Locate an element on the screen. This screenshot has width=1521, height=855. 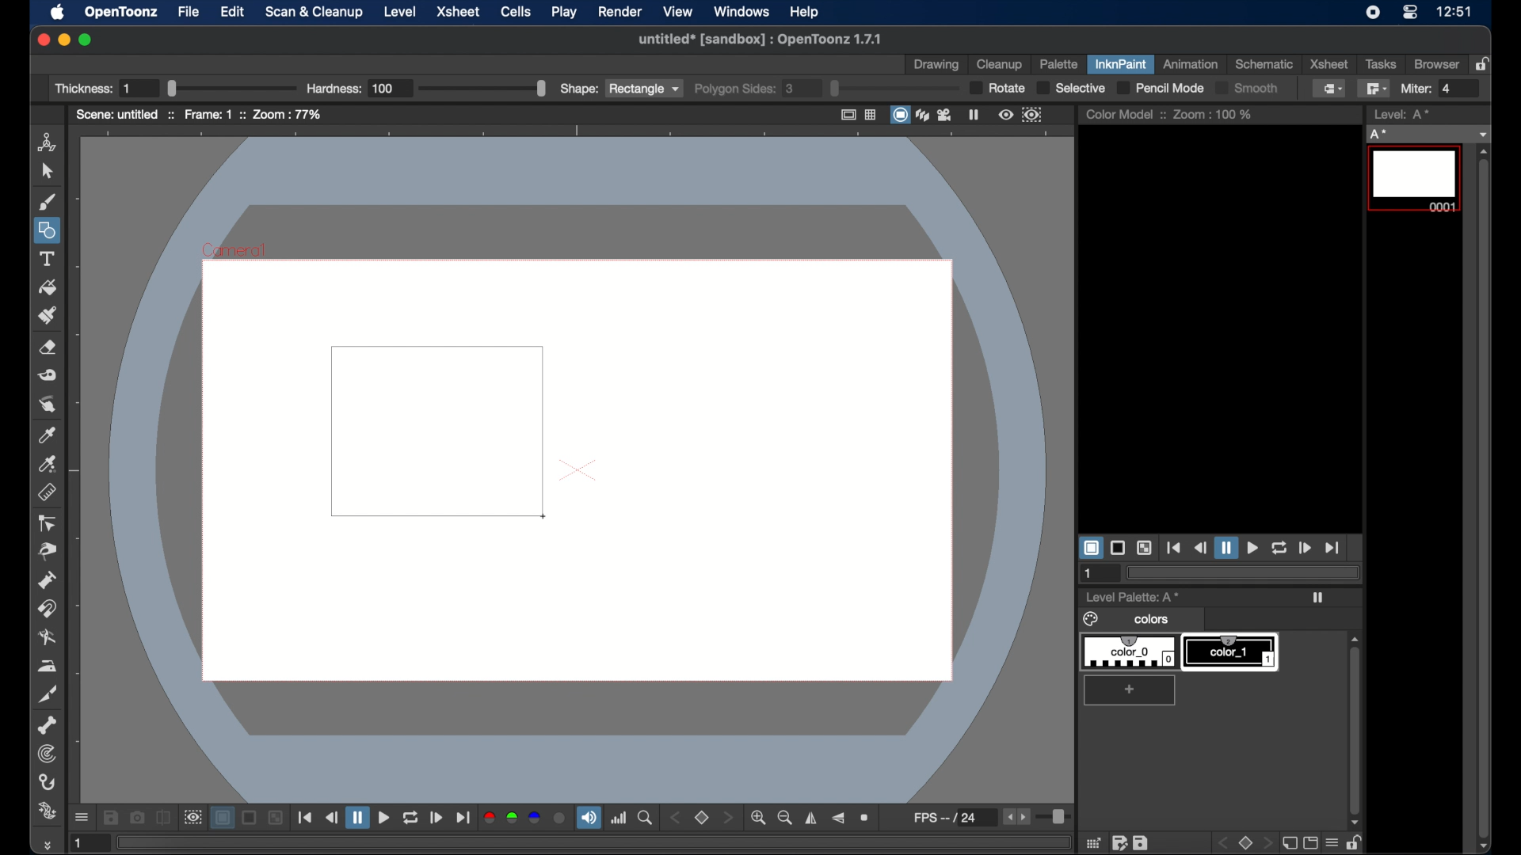
zoom in is located at coordinates (757, 818).